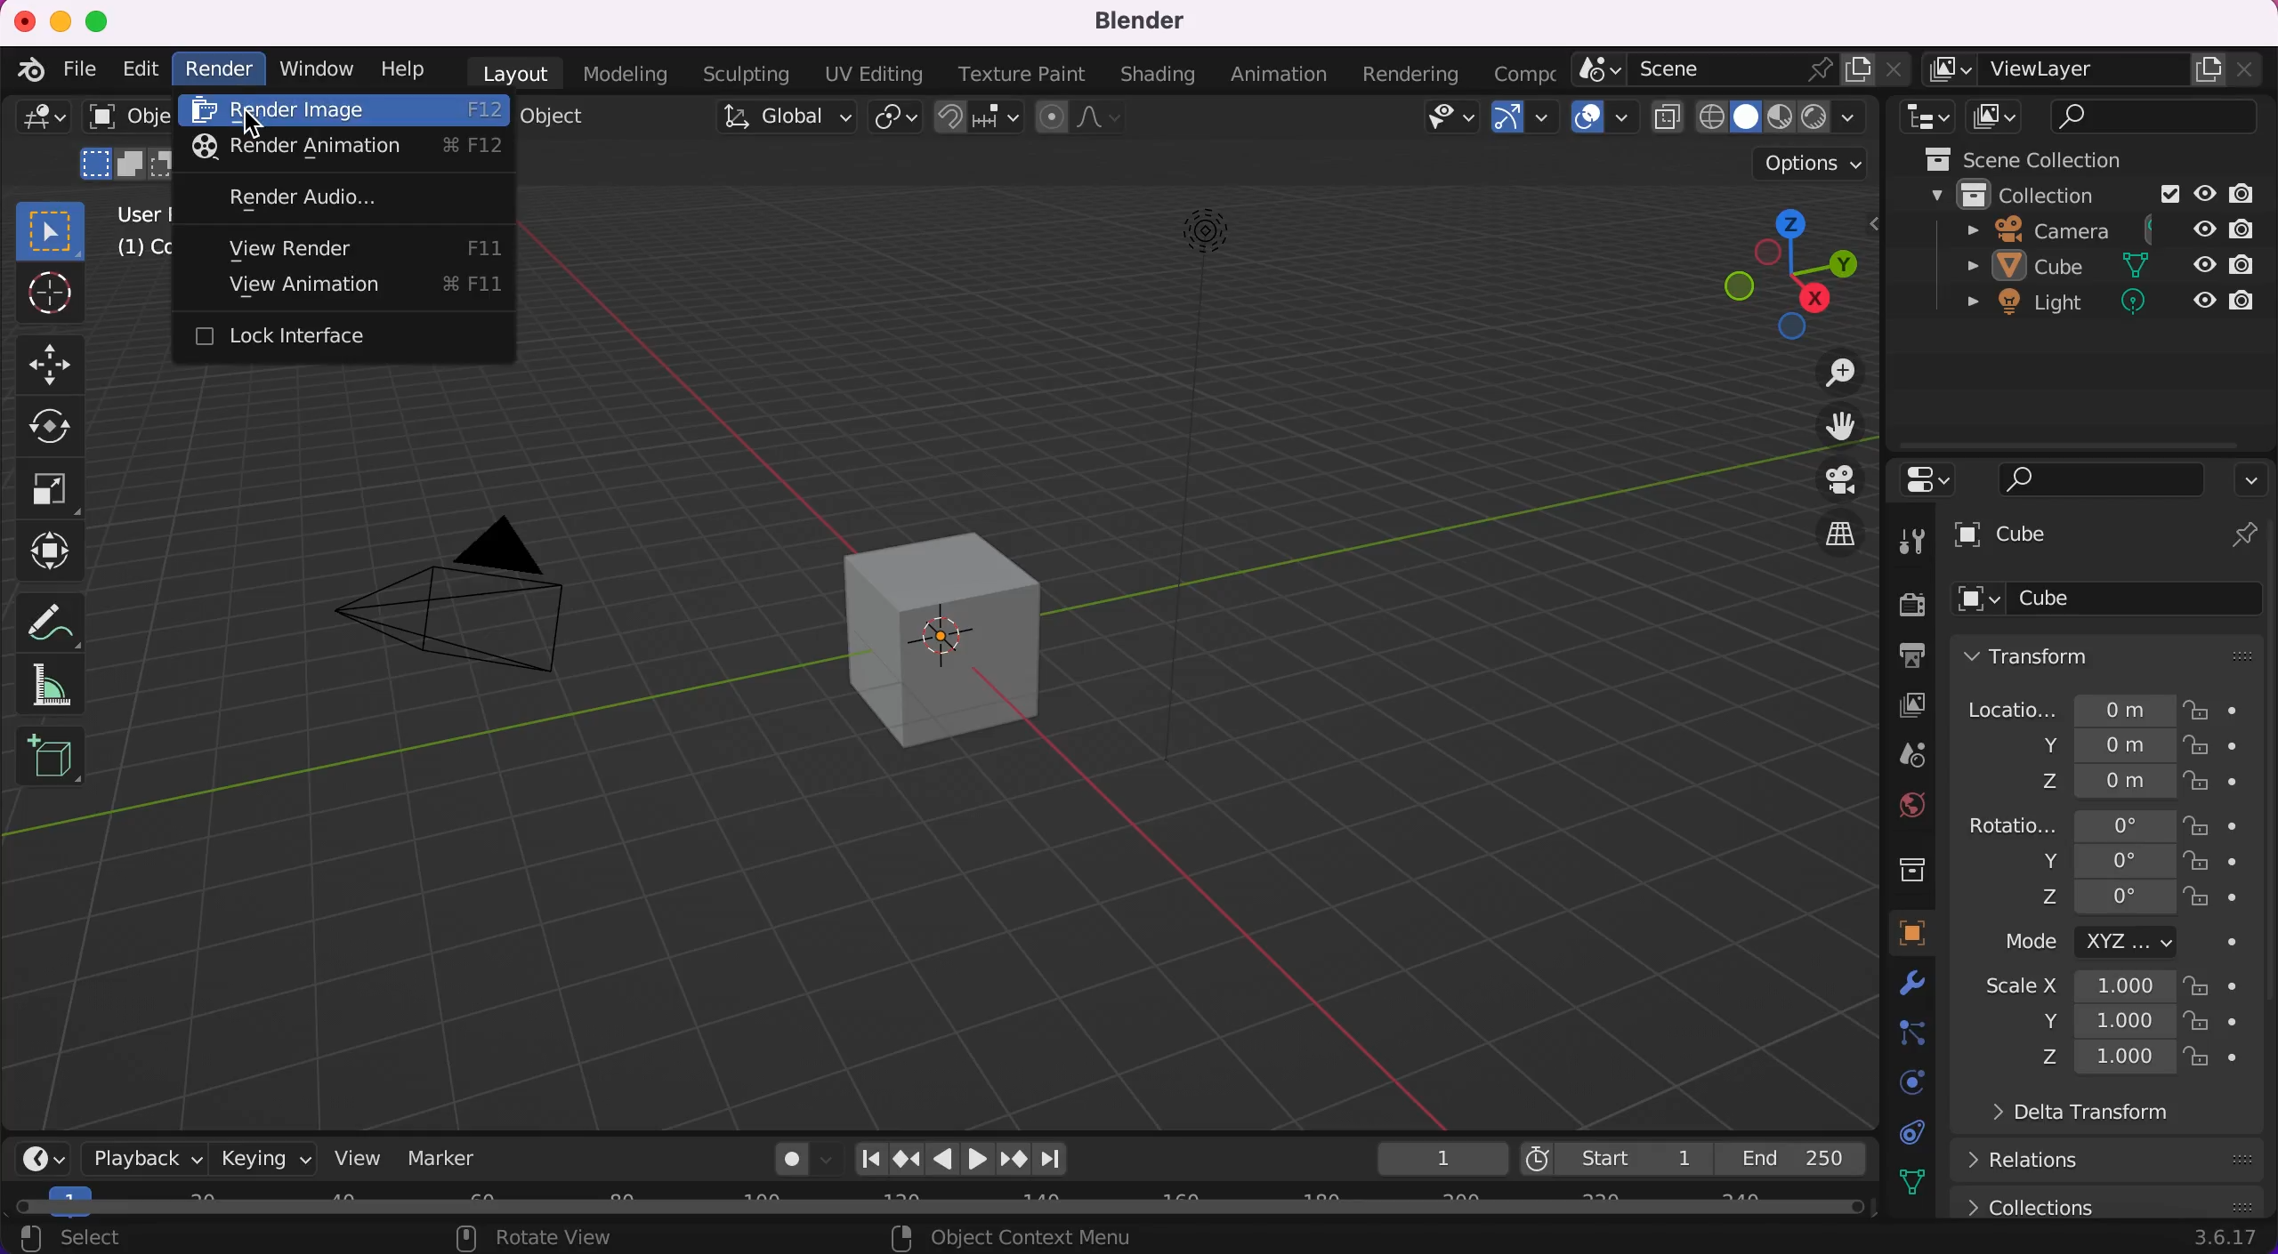  I want to click on rotate view, so click(550, 1239).